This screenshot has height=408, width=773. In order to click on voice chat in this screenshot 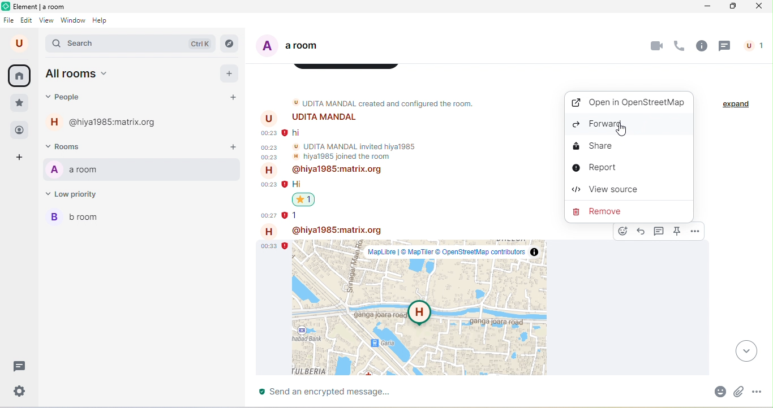, I will do `click(679, 45)`.